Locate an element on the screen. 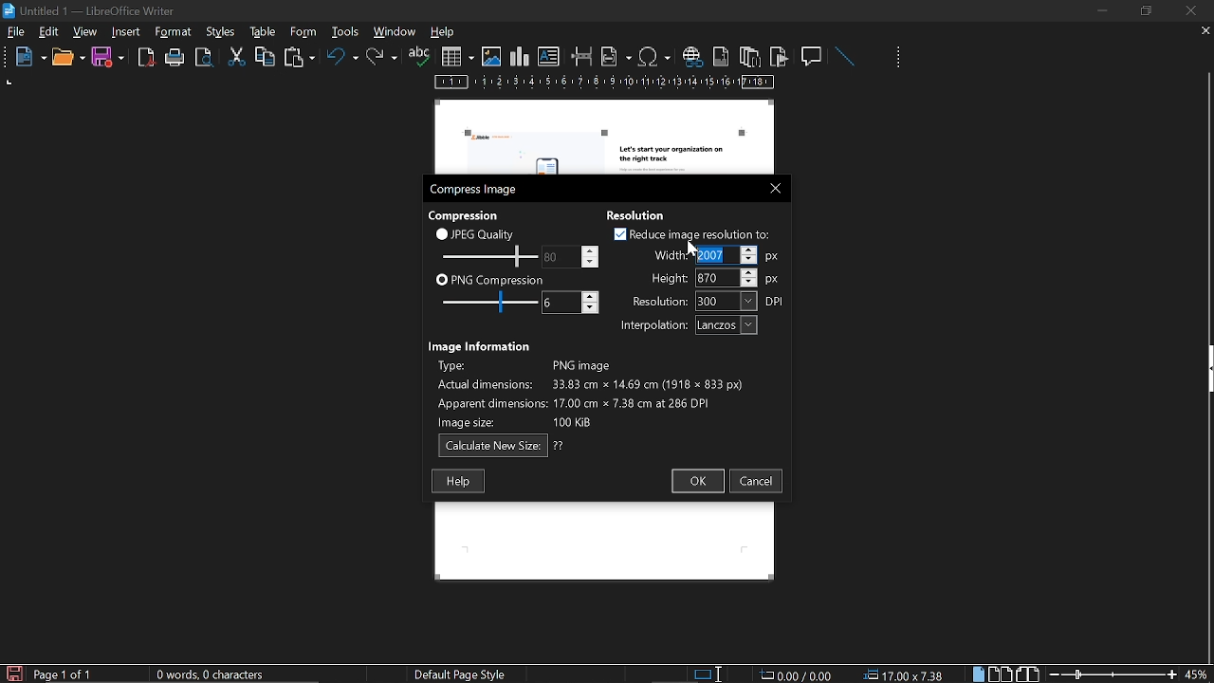 The height and width of the screenshot is (683, 1214). styles is located at coordinates (260, 31).